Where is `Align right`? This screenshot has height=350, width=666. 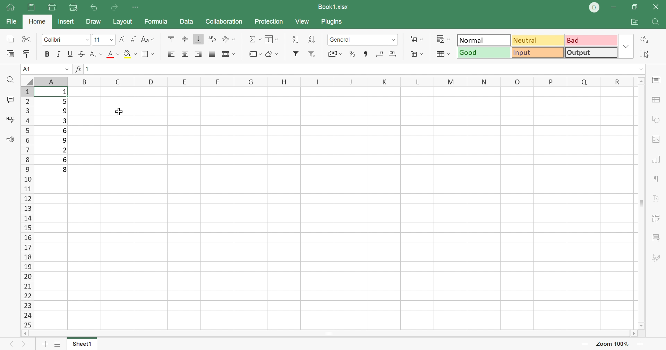 Align right is located at coordinates (199, 53).